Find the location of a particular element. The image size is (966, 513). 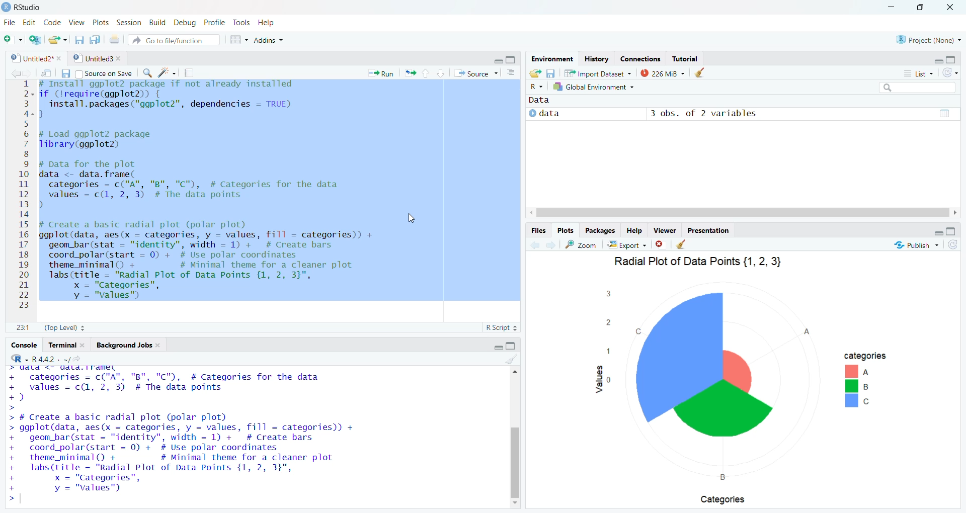

1.1 is located at coordinates (21, 327).